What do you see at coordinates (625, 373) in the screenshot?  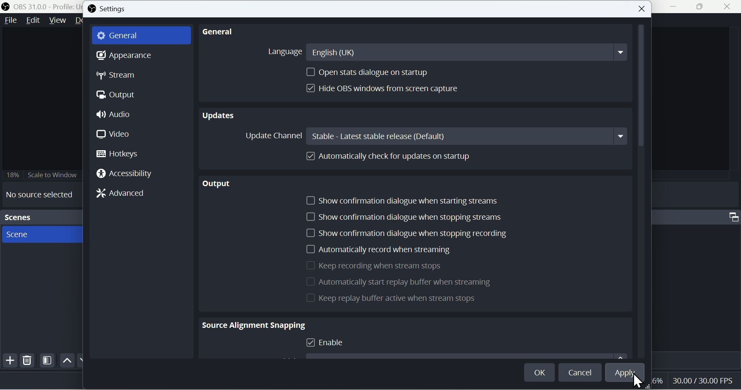 I see `Apply` at bounding box center [625, 373].